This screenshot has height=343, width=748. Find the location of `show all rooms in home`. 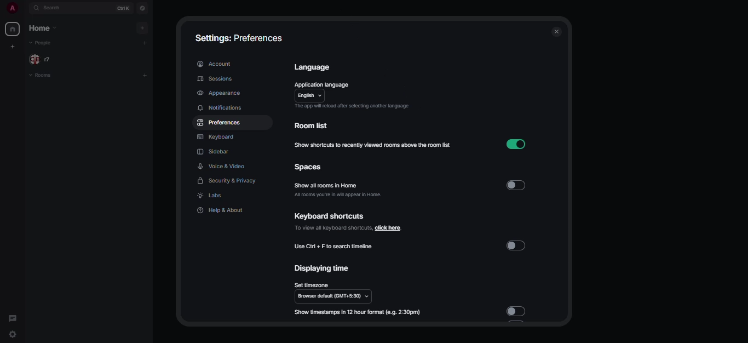

show all rooms in home is located at coordinates (326, 185).